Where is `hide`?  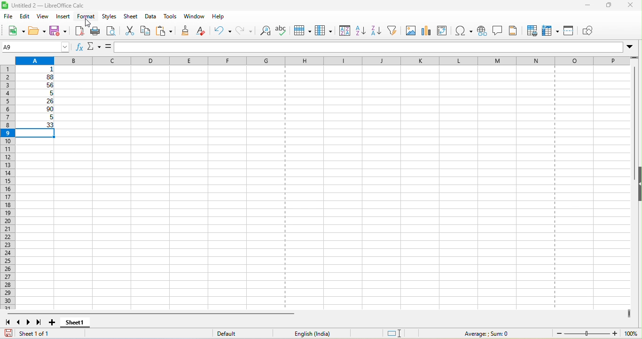 hide is located at coordinates (638, 185).